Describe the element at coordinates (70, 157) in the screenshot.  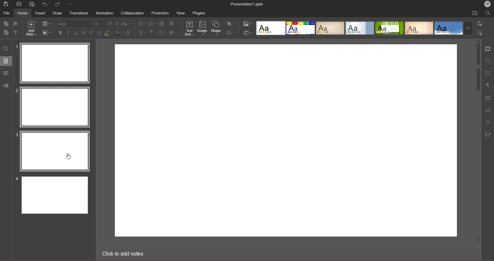
I see `Cursor` at that location.